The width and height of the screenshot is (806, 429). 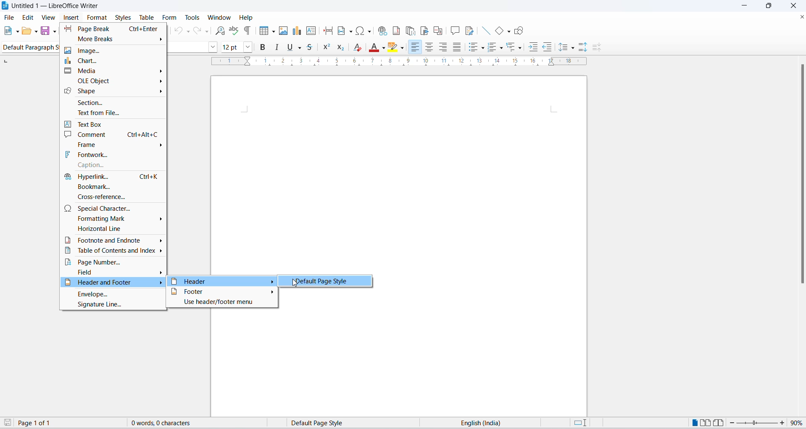 What do you see at coordinates (800, 176) in the screenshot?
I see `scrollbar` at bounding box center [800, 176].